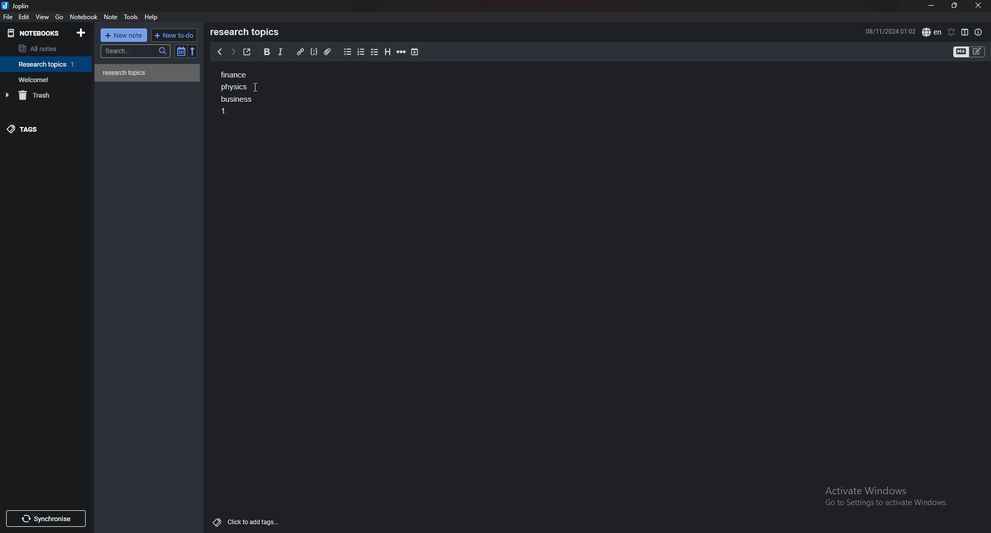 Image resolution: width=991 pixels, height=533 pixels. I want to click on search bar, so click(136, 51).